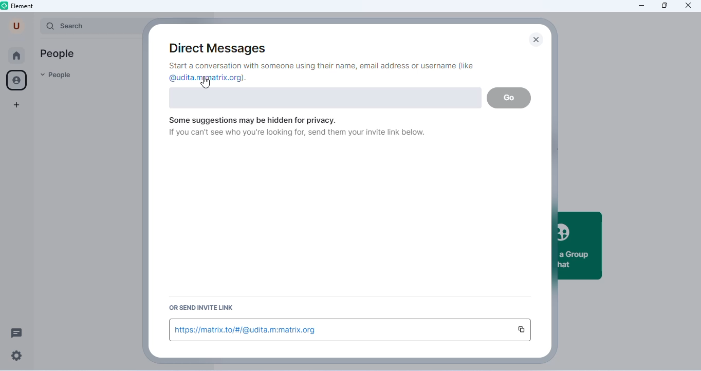 This screenshot has height=371, width=701. I want to click on search, so click(88, 26).